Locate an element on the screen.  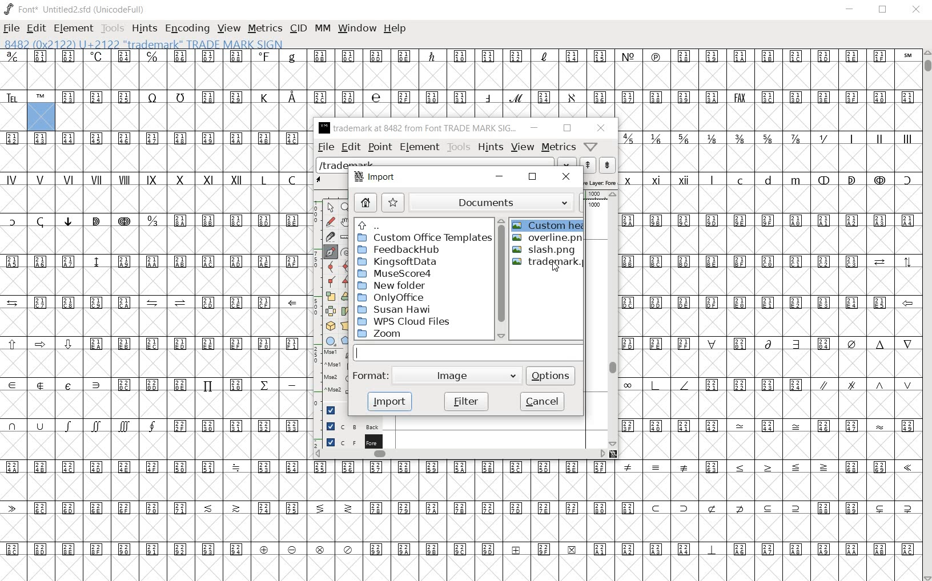
show the next word on the list is located at coordinates (588, 165).